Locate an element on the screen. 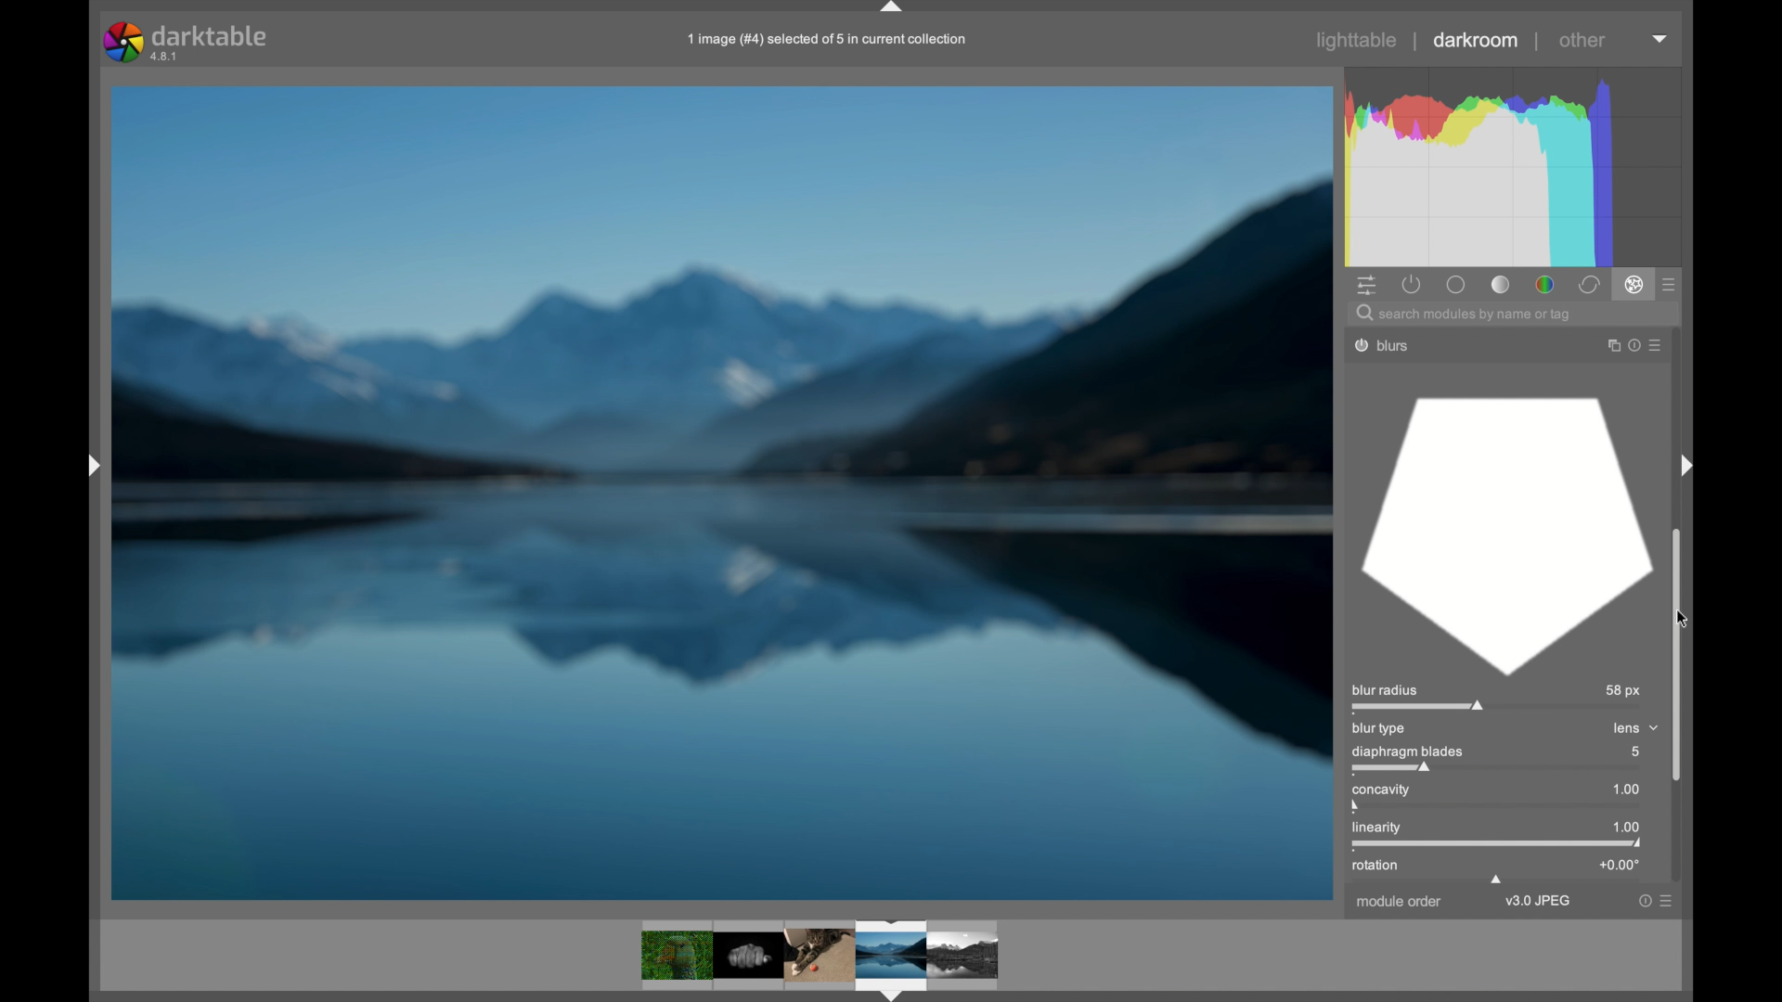 The image size is (1782, 1002). 5 is located at coordinates (1636, 751).